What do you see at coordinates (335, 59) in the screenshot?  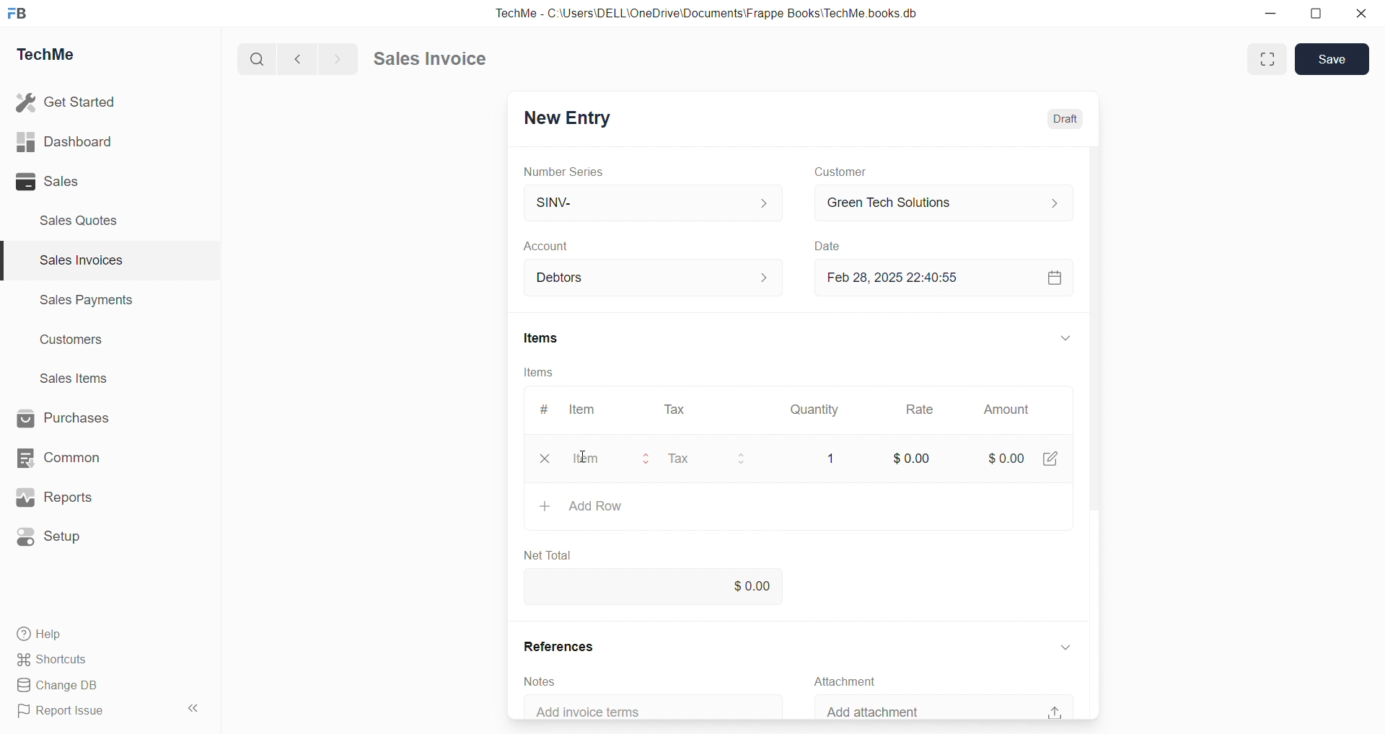 I see `forward` at bounding box center [335, 59].